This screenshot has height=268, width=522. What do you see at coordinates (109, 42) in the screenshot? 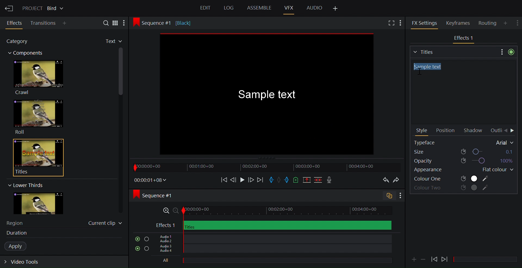
I see `Favorites` at bounding box center [109, 42].